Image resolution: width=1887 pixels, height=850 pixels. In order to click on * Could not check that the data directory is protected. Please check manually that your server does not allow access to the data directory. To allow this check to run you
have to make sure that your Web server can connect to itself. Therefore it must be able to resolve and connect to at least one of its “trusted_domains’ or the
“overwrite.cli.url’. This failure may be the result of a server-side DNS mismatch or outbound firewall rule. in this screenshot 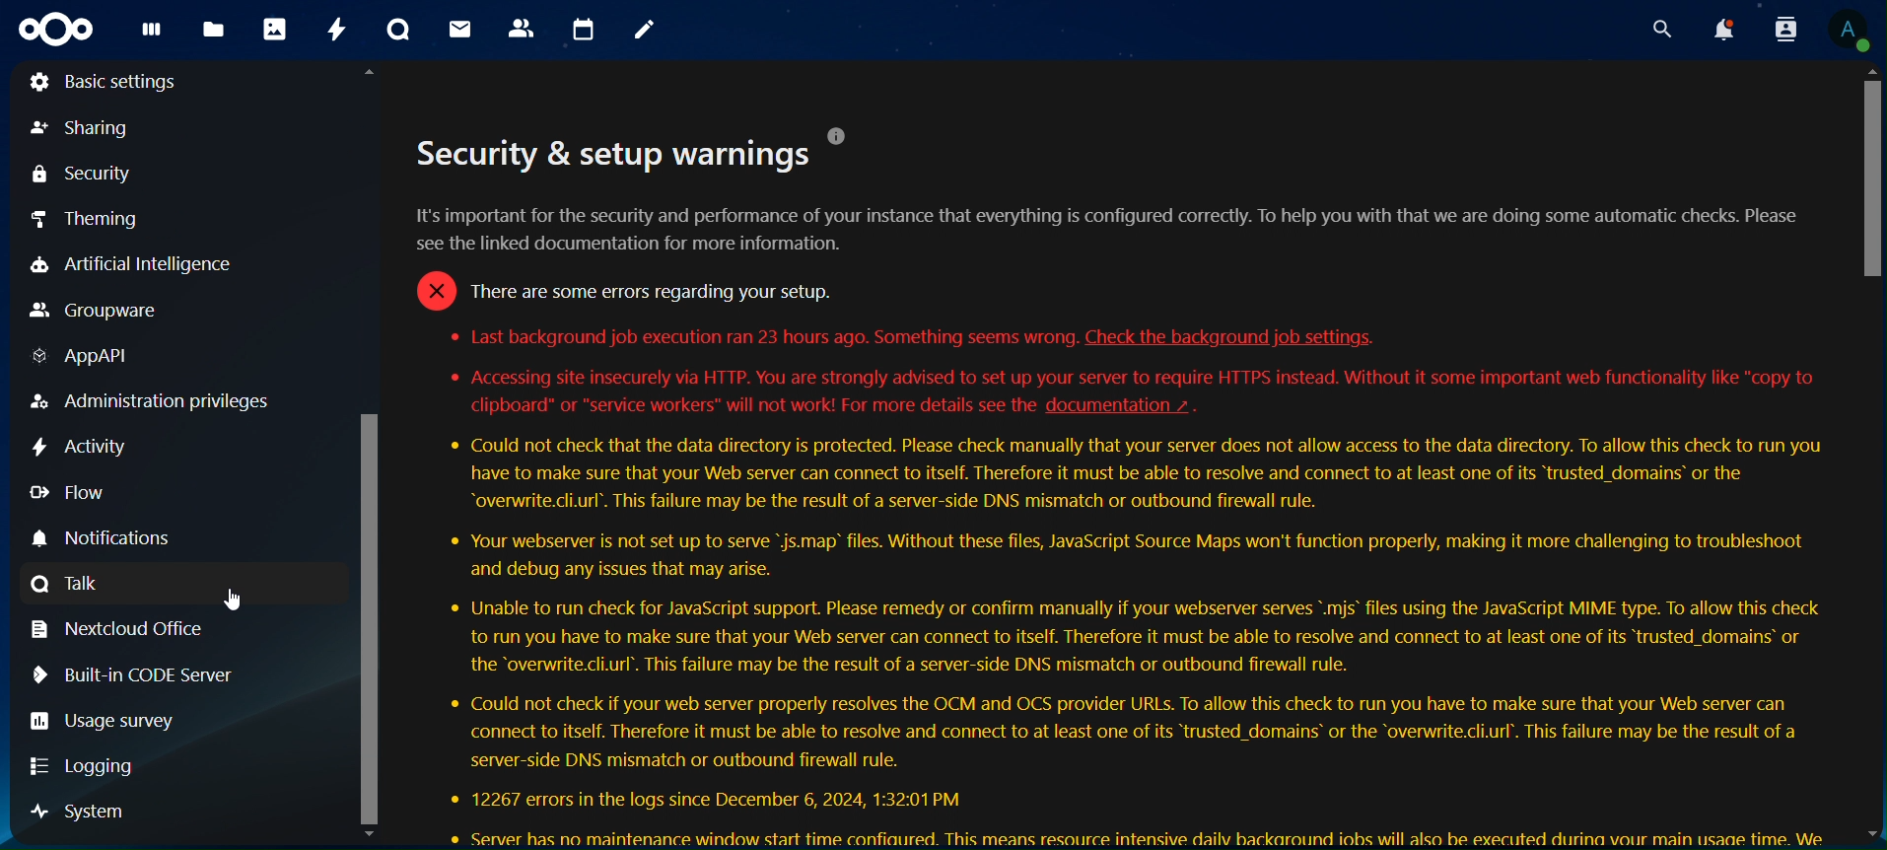, I will do `click(1134, 475)`.